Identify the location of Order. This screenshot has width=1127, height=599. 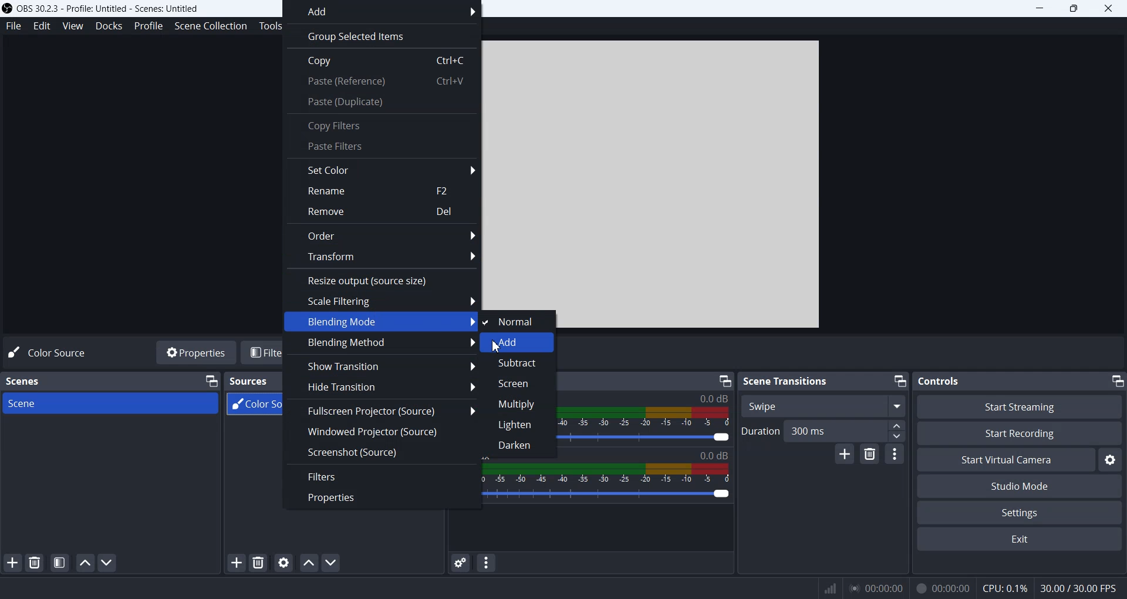
(382, 235).